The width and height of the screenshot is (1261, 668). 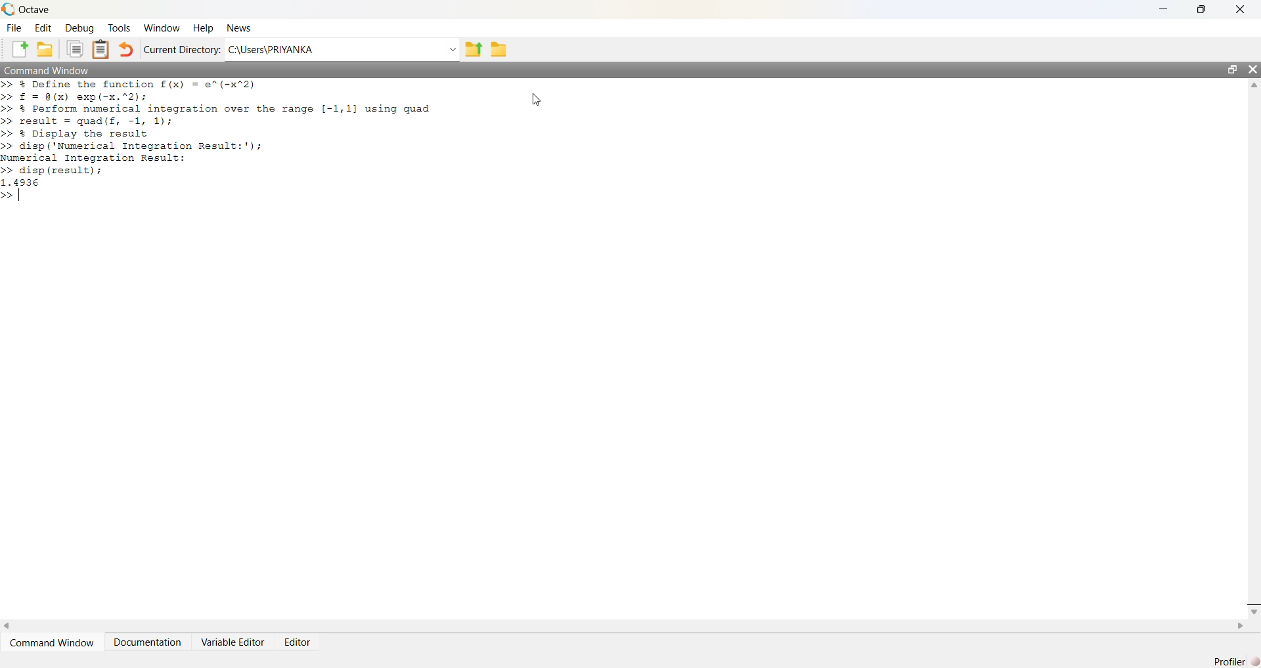 What do you see at coordinates (472, 49) in the screenshot?
I see `one directory up` at bounding box center [472, 49].